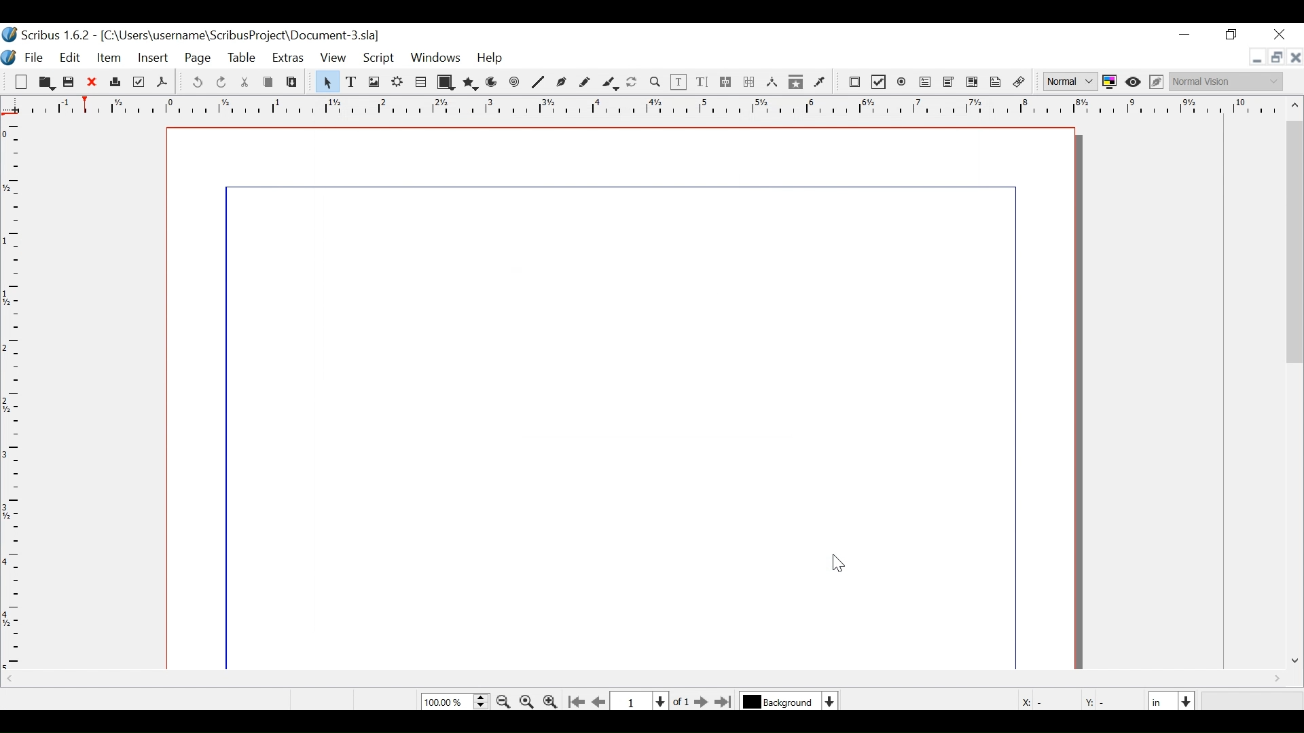 The height and width of the screenshot is (733, 1304). I want to click on Calligraphic line, so click(611, 83).